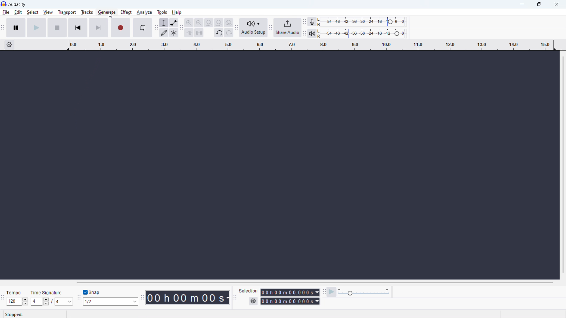  I want to click on close, so click(557, 4).